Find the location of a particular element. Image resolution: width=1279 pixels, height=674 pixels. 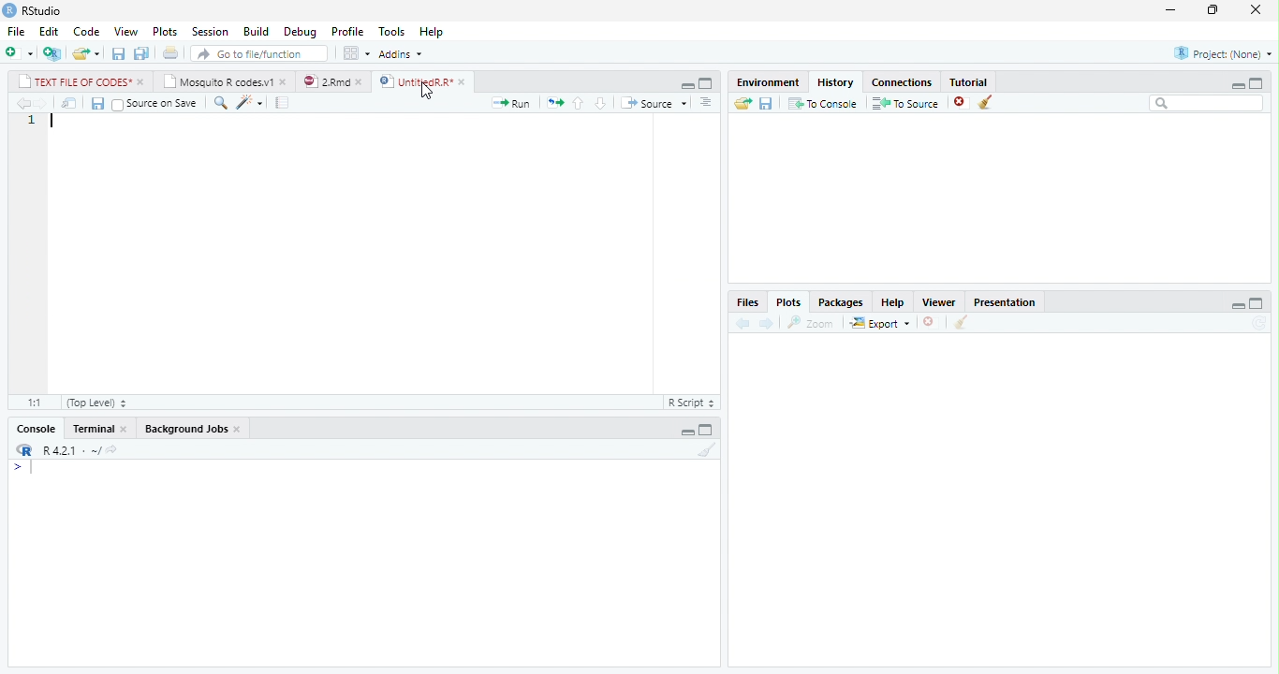

search is located at coordinates (1207, 103).